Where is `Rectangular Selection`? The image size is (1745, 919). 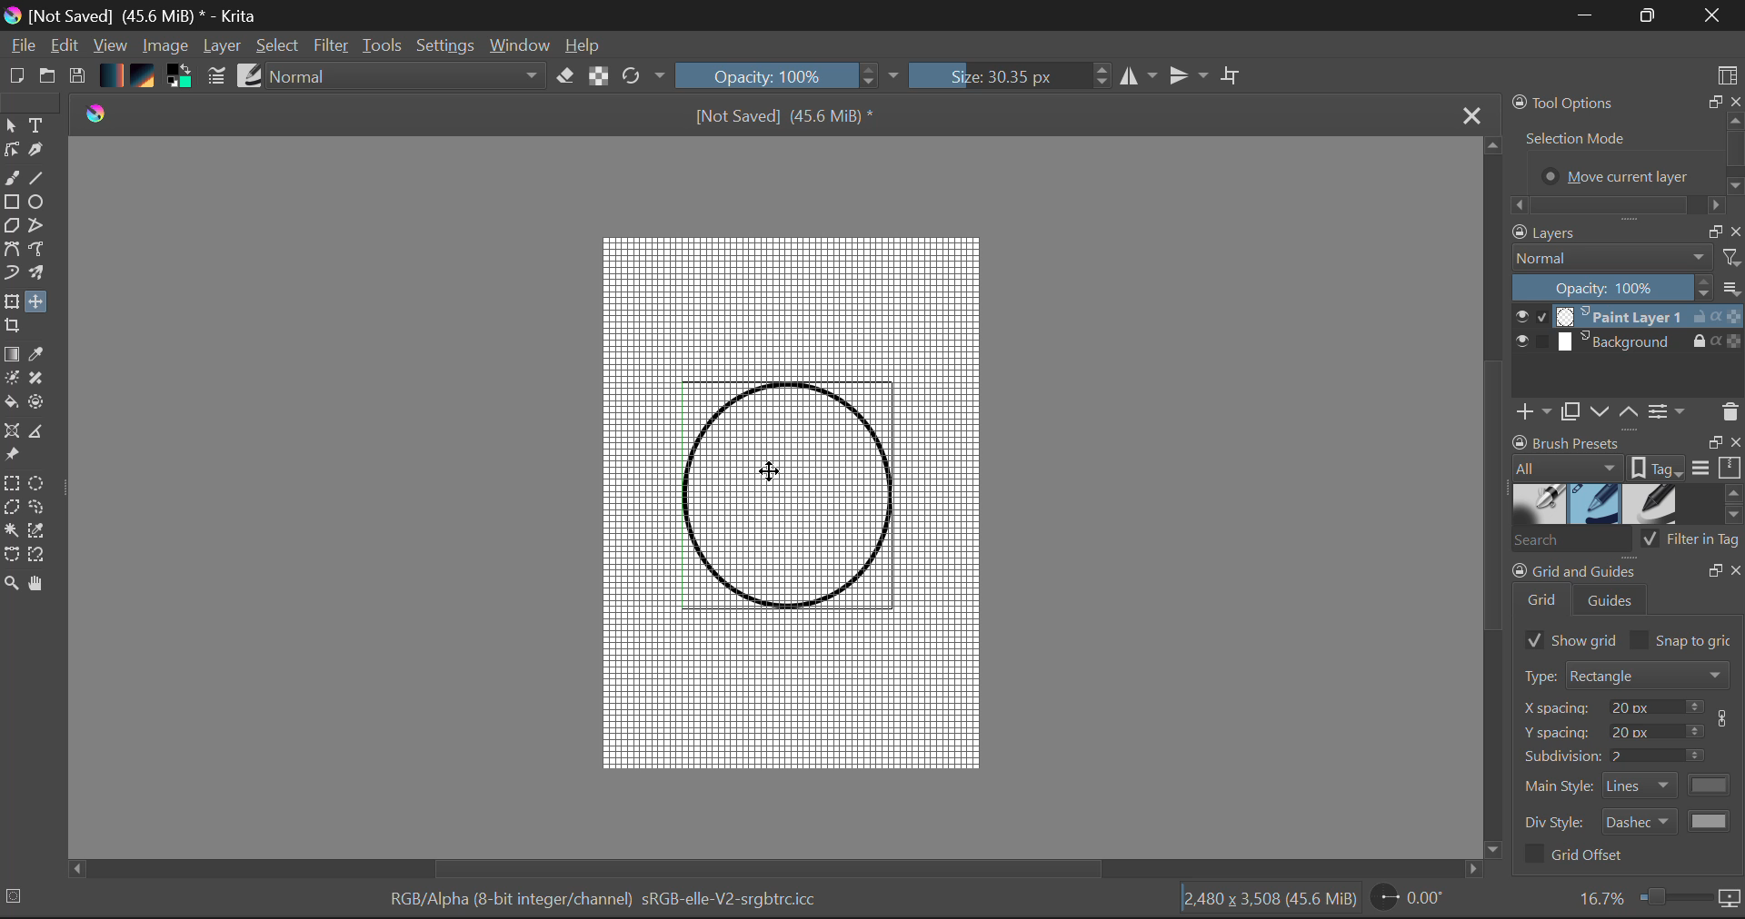
Rectangular Selection is located at coordinates (13, 483).